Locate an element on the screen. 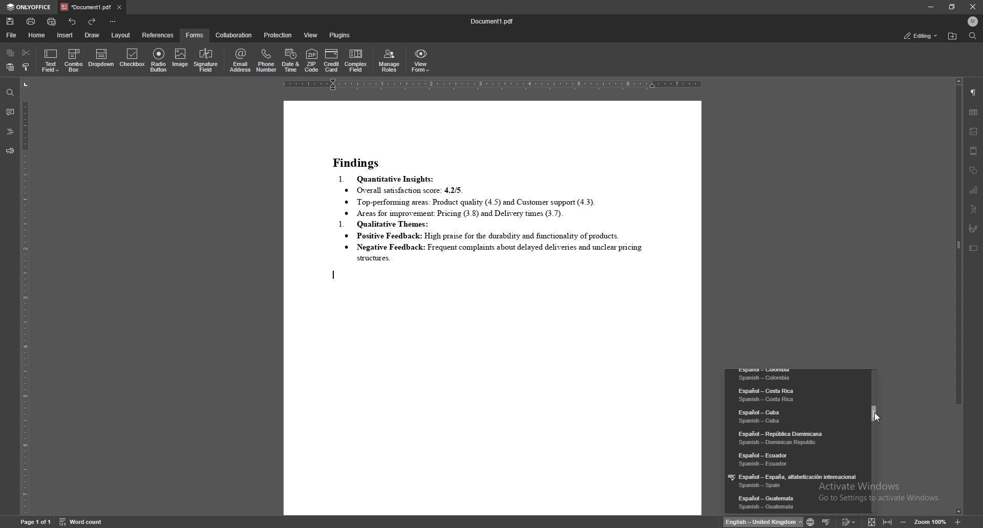 The width and height of the screenshot is (983, 528). word count is located at coordinates (82, 522).